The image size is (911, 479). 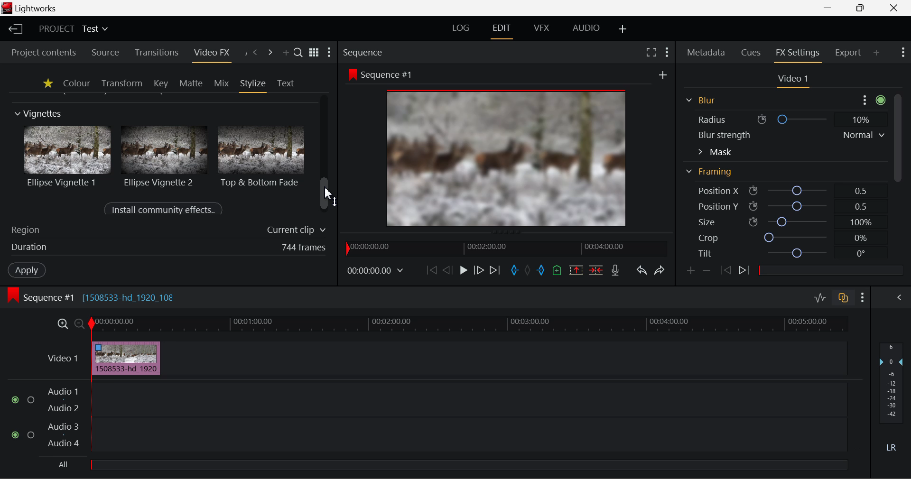 What do you see at coordinates (419, 427) in the screenshot?
I see `Audio Input Field` at bounding box center [419, 427].